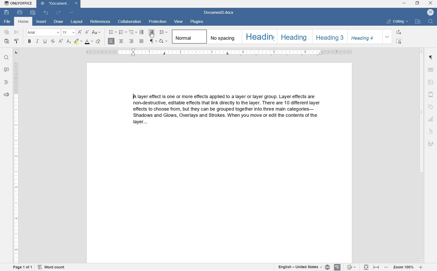 The width and height of the screenshot is (437, 271). What do you see at coordinates (68, 43) in the screenshot?
I see `SUPERSCRIPT` at bounding box center [68, 43].